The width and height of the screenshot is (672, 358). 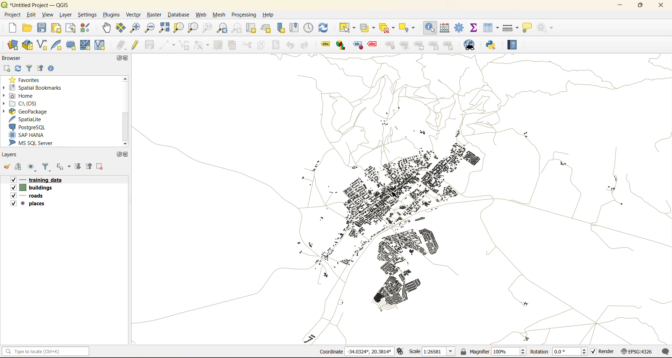 I want to click on zoom native, so click(x=208, y=29).